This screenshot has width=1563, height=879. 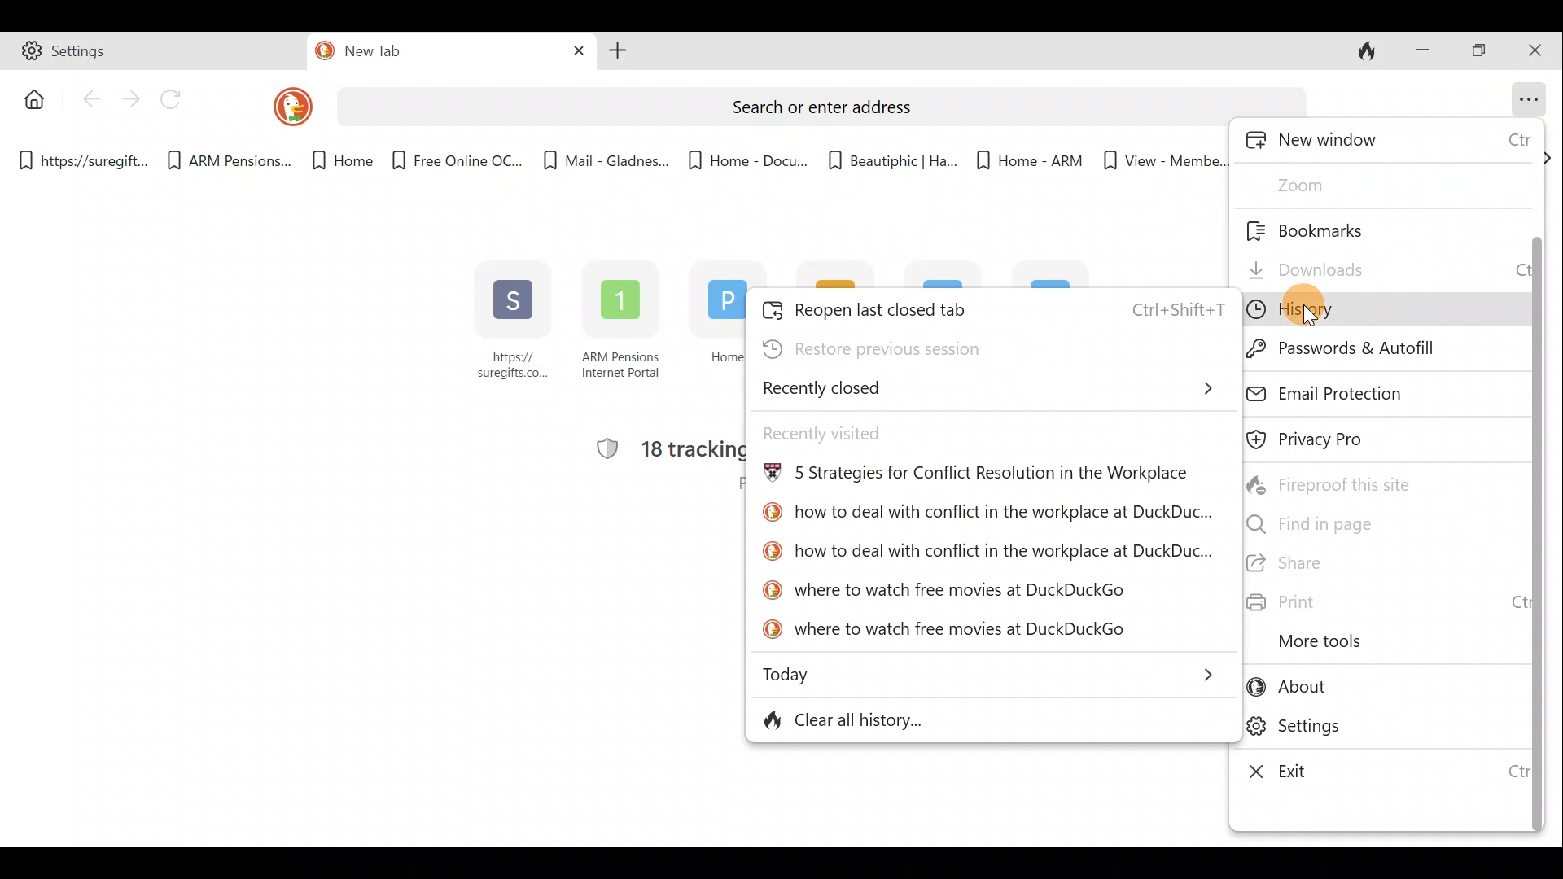 I want to click on More tools, so click(x=1362, y=642).